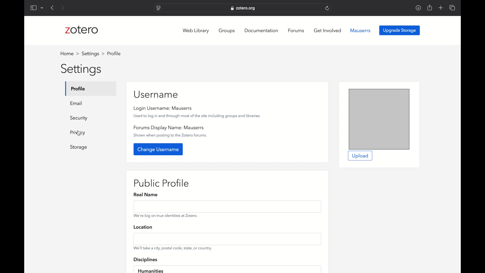  Describe the element at coordinates (244, 8) in the screenshot. I see `web address` at that location.